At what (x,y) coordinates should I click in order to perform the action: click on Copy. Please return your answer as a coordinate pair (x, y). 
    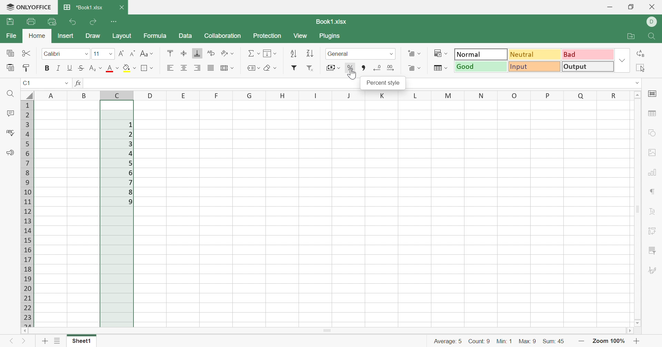
    Looking at the image, I should click on (10, 53).